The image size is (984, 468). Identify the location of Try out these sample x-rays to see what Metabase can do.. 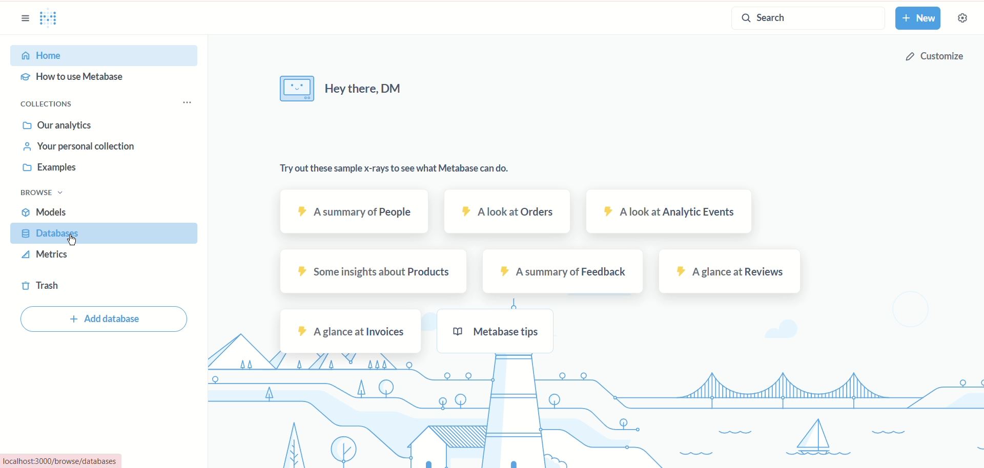
(395, 168).